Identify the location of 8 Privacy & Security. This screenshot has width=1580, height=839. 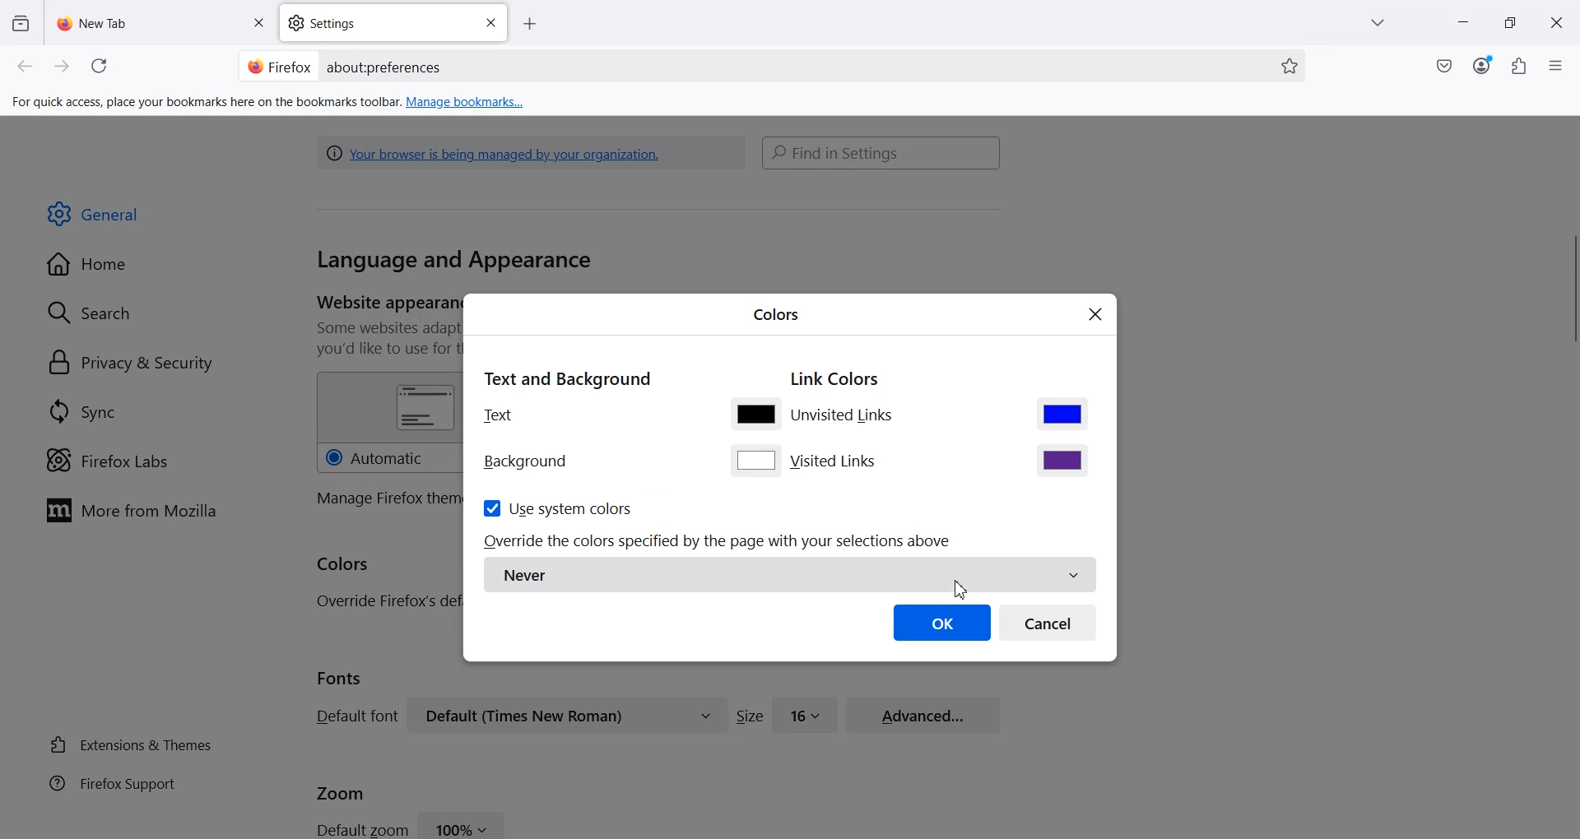
(131, 364).